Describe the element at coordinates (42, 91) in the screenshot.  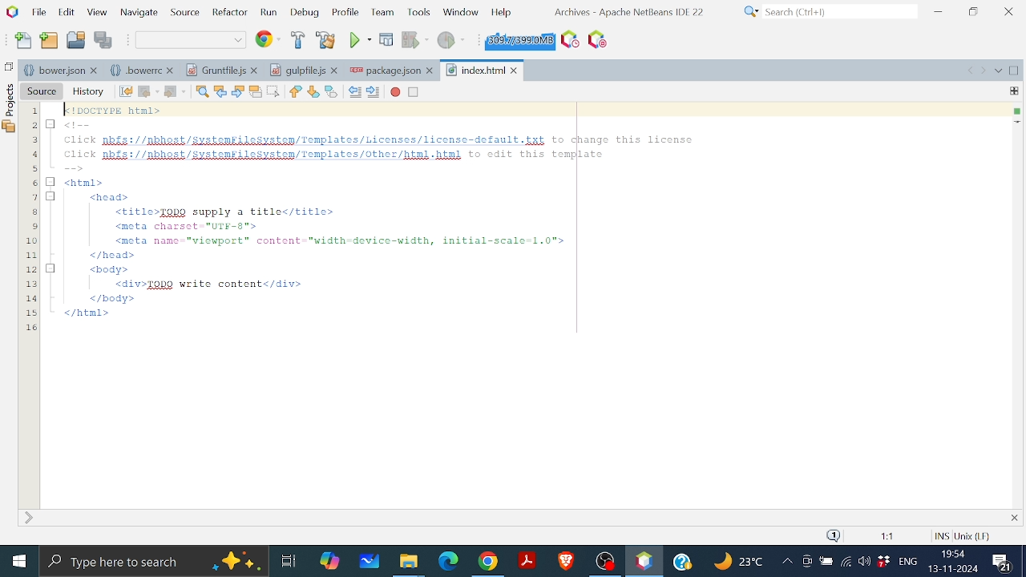
I see `Source` at that location.